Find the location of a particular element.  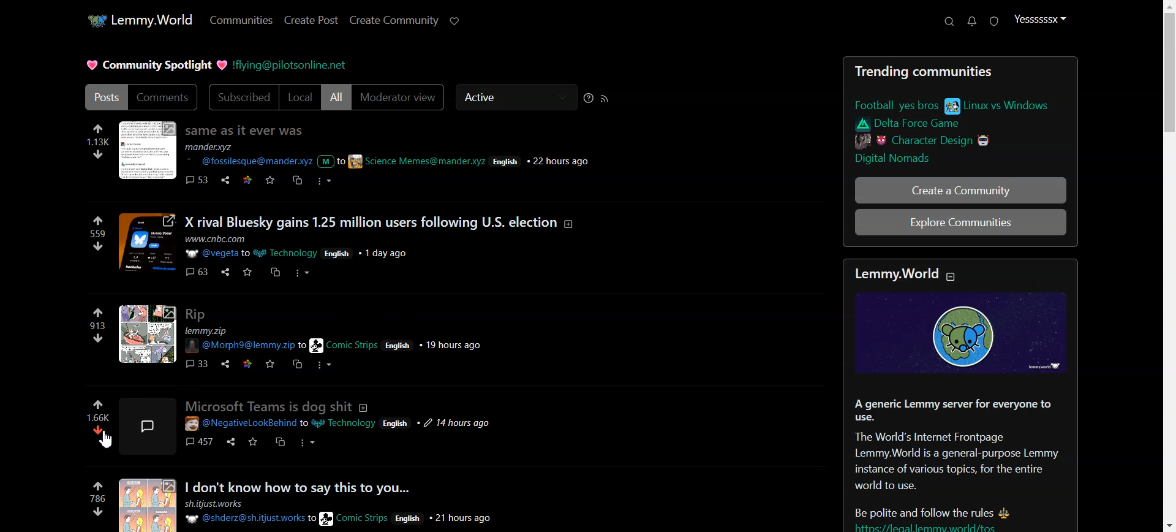

Moderator view is located at coordinates (399, 97).